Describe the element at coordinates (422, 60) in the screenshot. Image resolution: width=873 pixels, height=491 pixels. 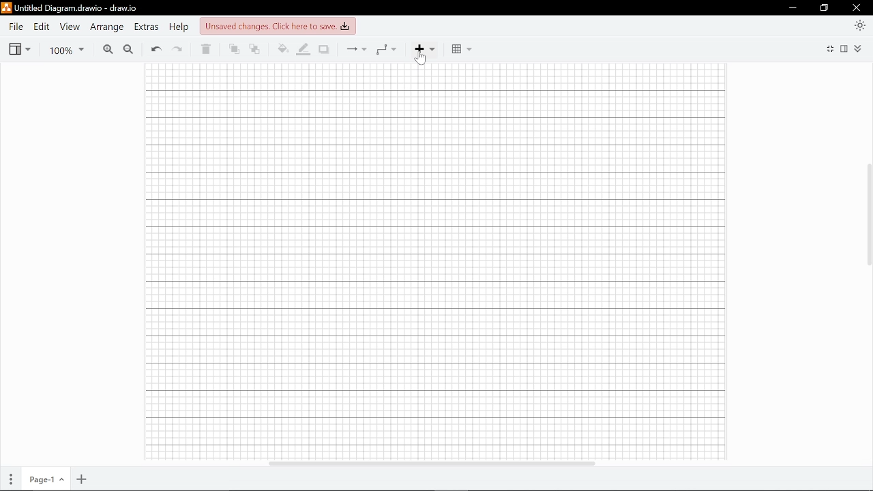
I see `cursor` at that location.